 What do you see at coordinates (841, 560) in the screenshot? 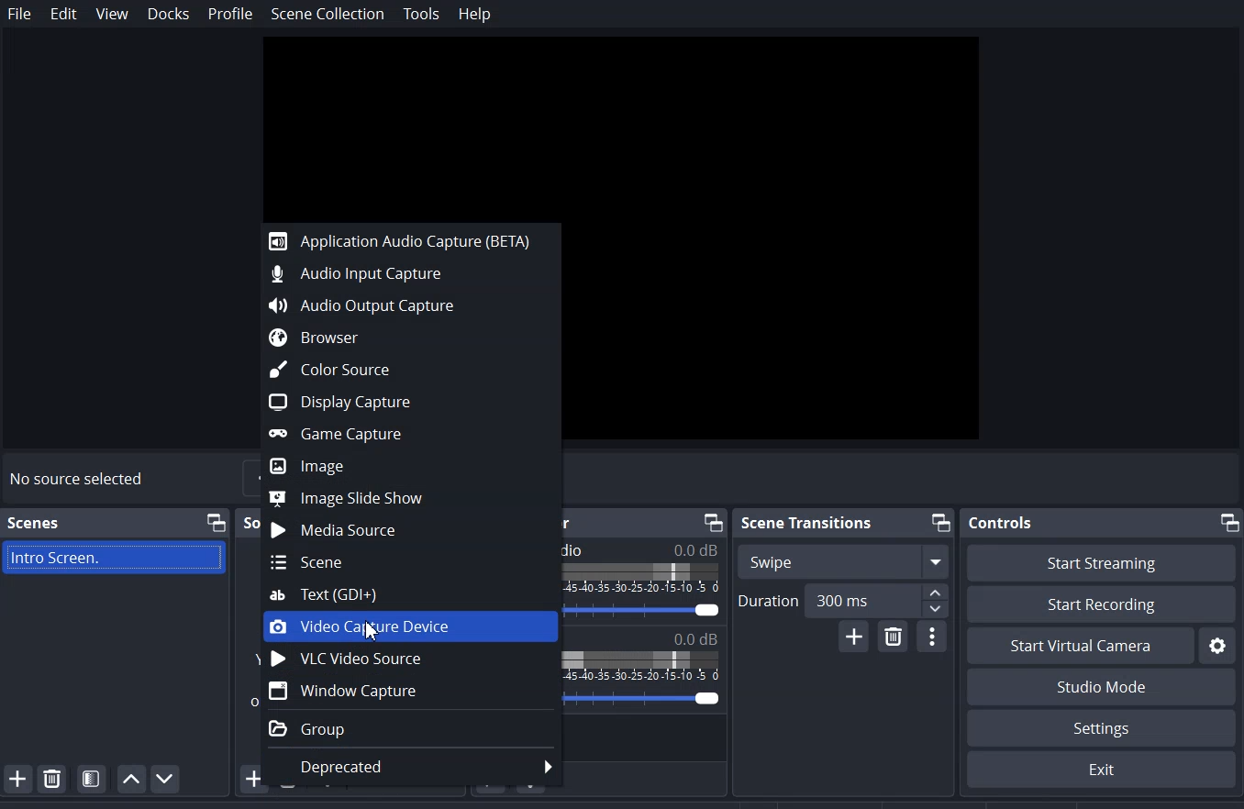
I see `Swipe` at bounding box center [841, 560].